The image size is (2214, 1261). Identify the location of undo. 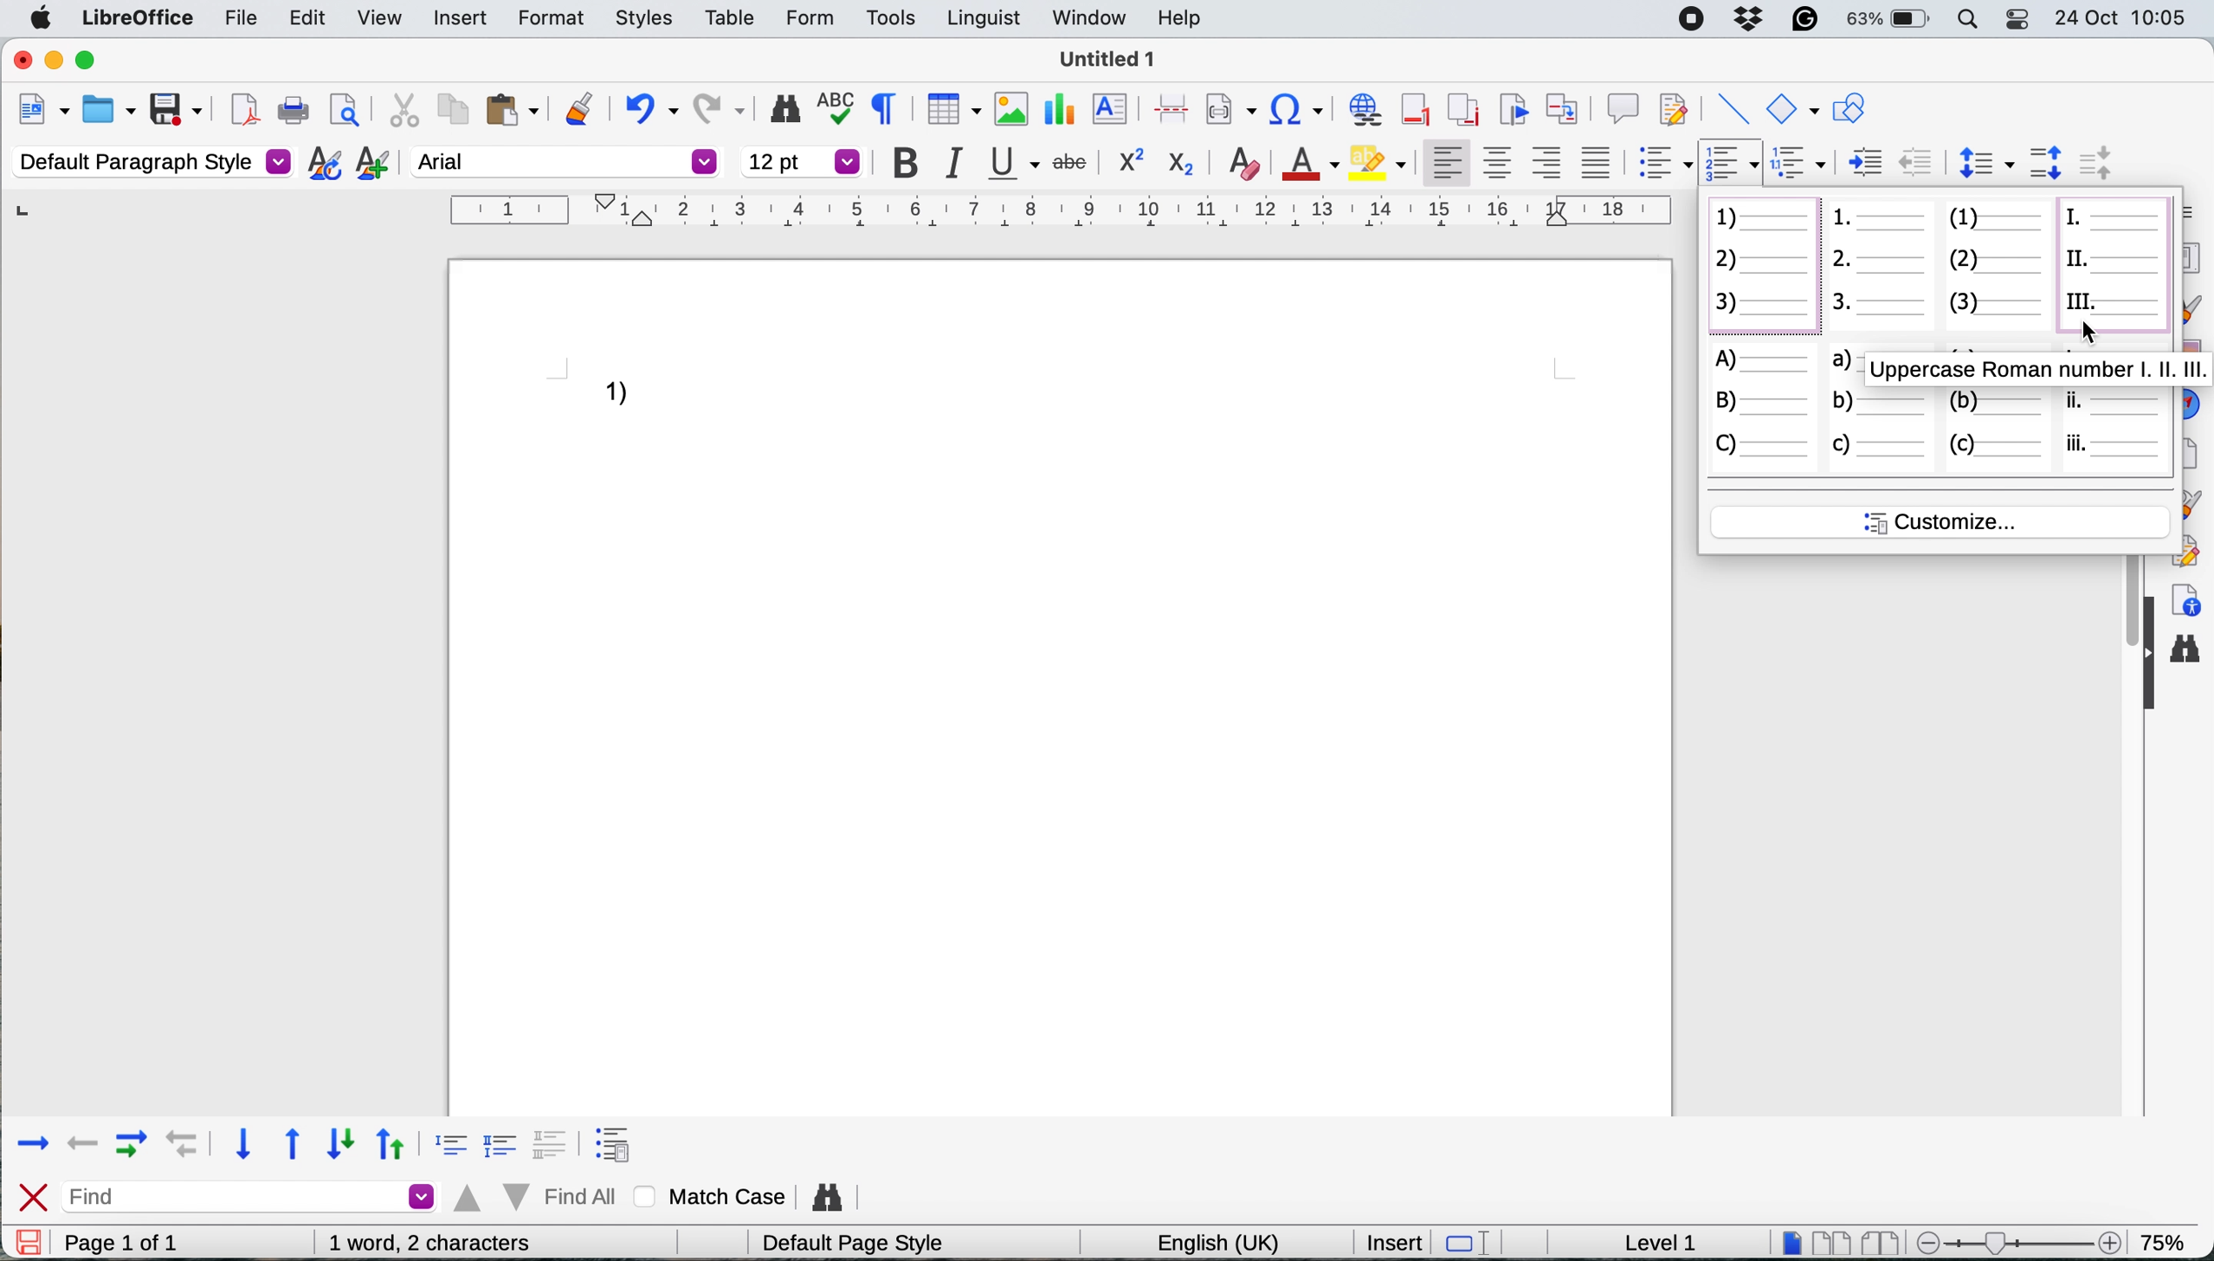
(649, 106).